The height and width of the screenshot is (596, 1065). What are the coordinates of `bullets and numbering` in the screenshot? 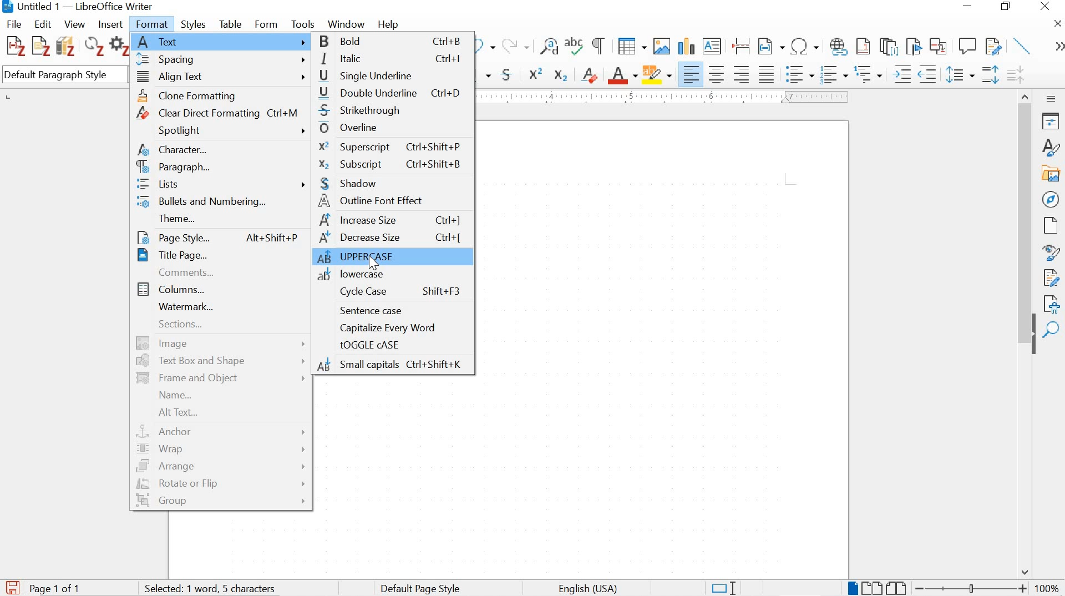 It's located at (222, 203).